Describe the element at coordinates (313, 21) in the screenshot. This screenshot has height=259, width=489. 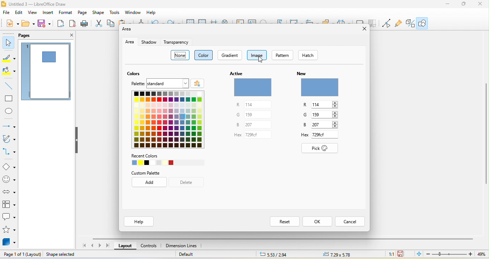
I see `align object` at that location.